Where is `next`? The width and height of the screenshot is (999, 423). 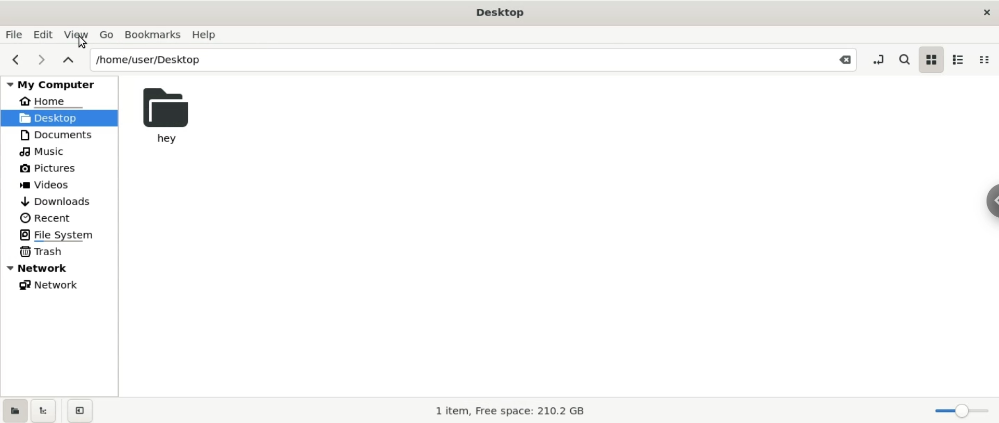 next is located at coordinates (41, 59).